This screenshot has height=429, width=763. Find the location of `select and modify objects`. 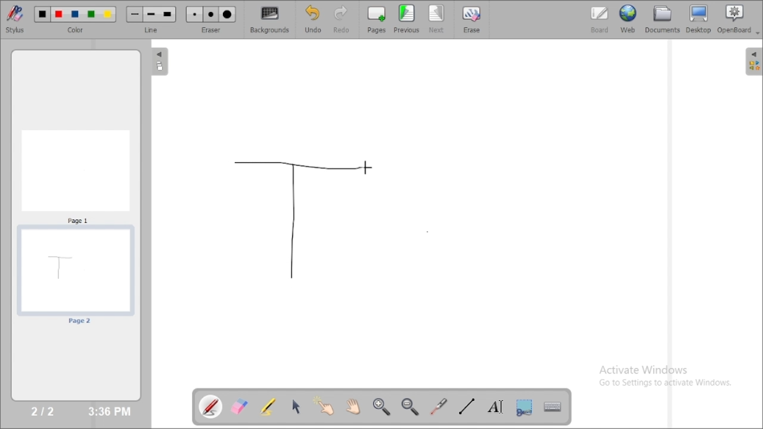

select and modify objects is located at coordinates (296, 406).